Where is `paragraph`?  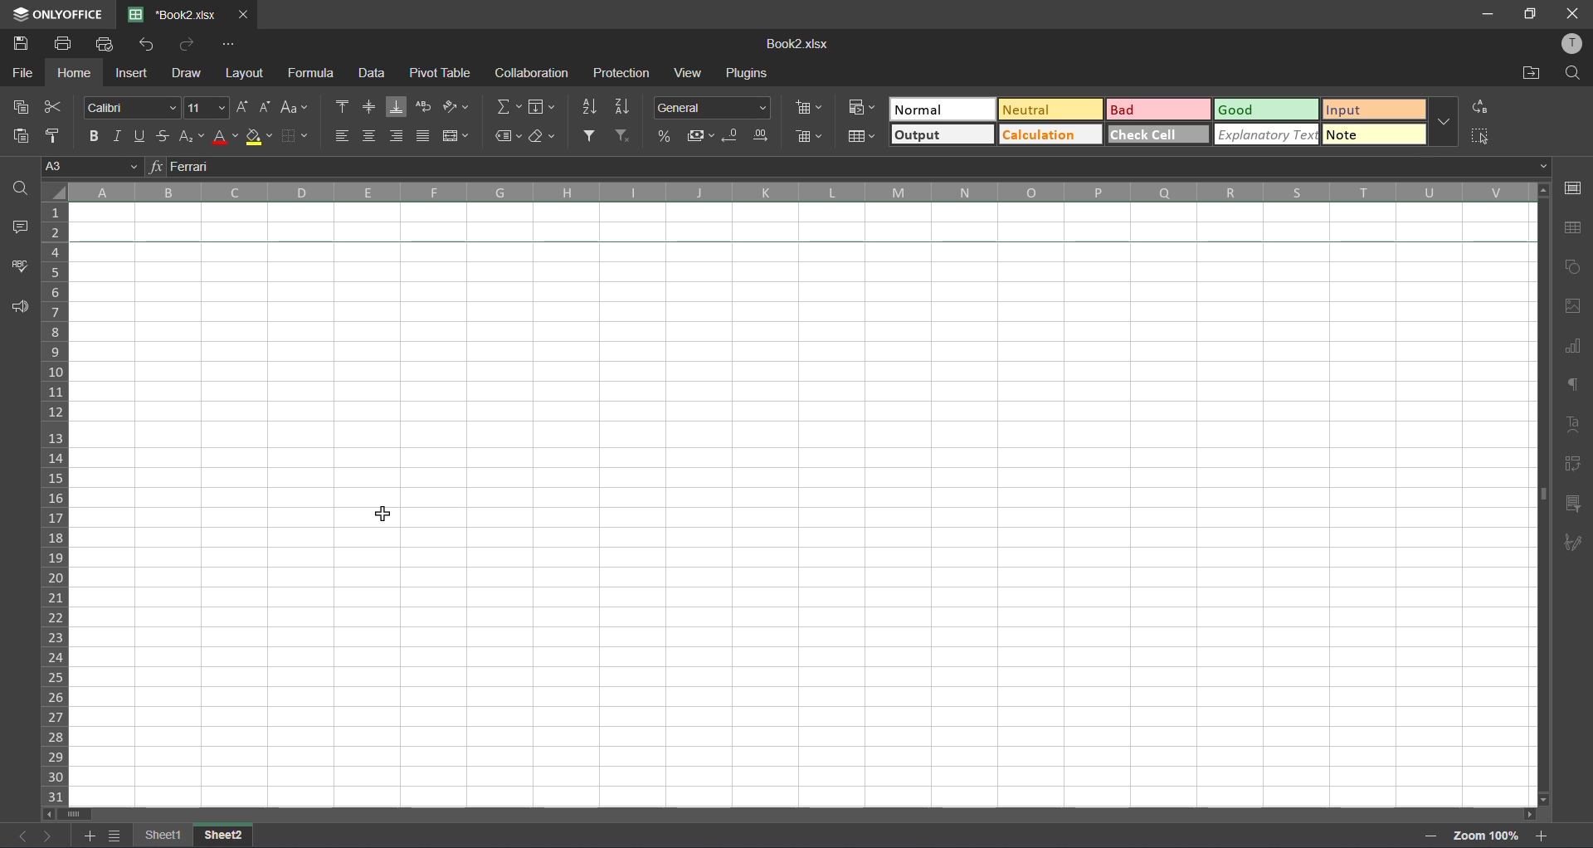
paragraph is located at coordinates (1574, 389).